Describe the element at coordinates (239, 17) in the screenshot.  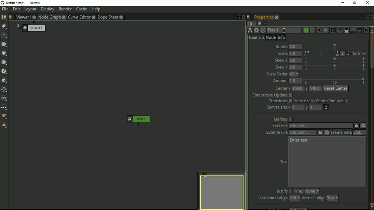
I see `Float pane` at that location.